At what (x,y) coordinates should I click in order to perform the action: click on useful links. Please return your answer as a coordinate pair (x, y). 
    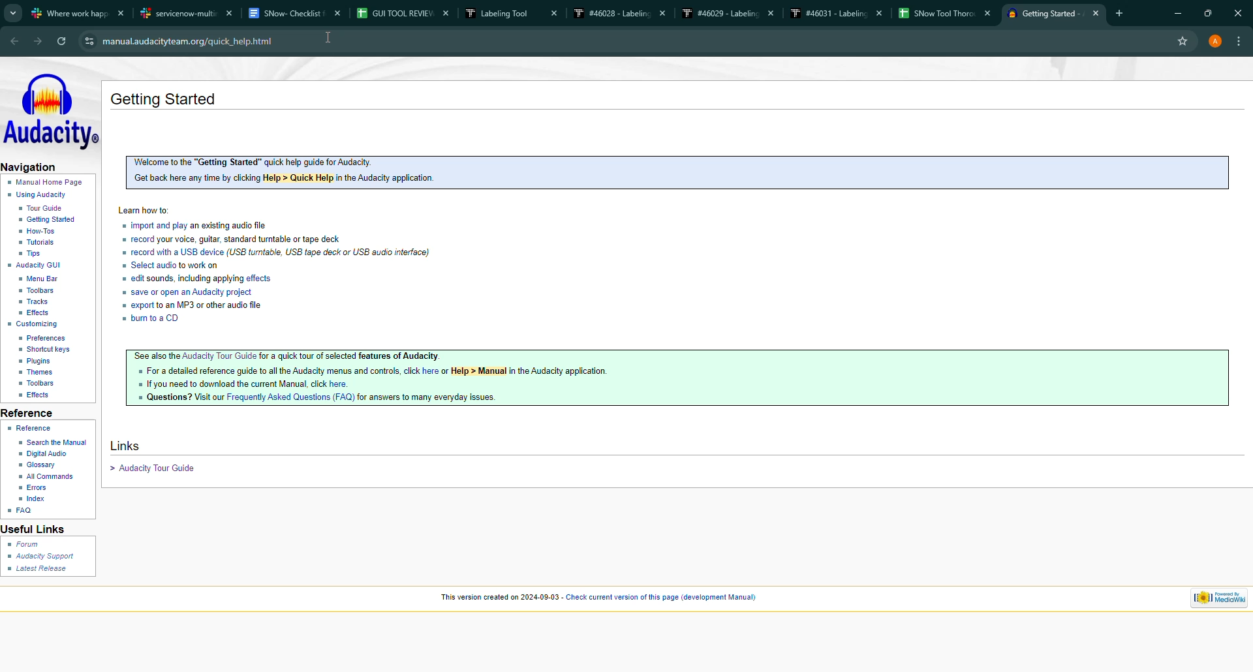
    Looking at the image, I should click on (37, 529).